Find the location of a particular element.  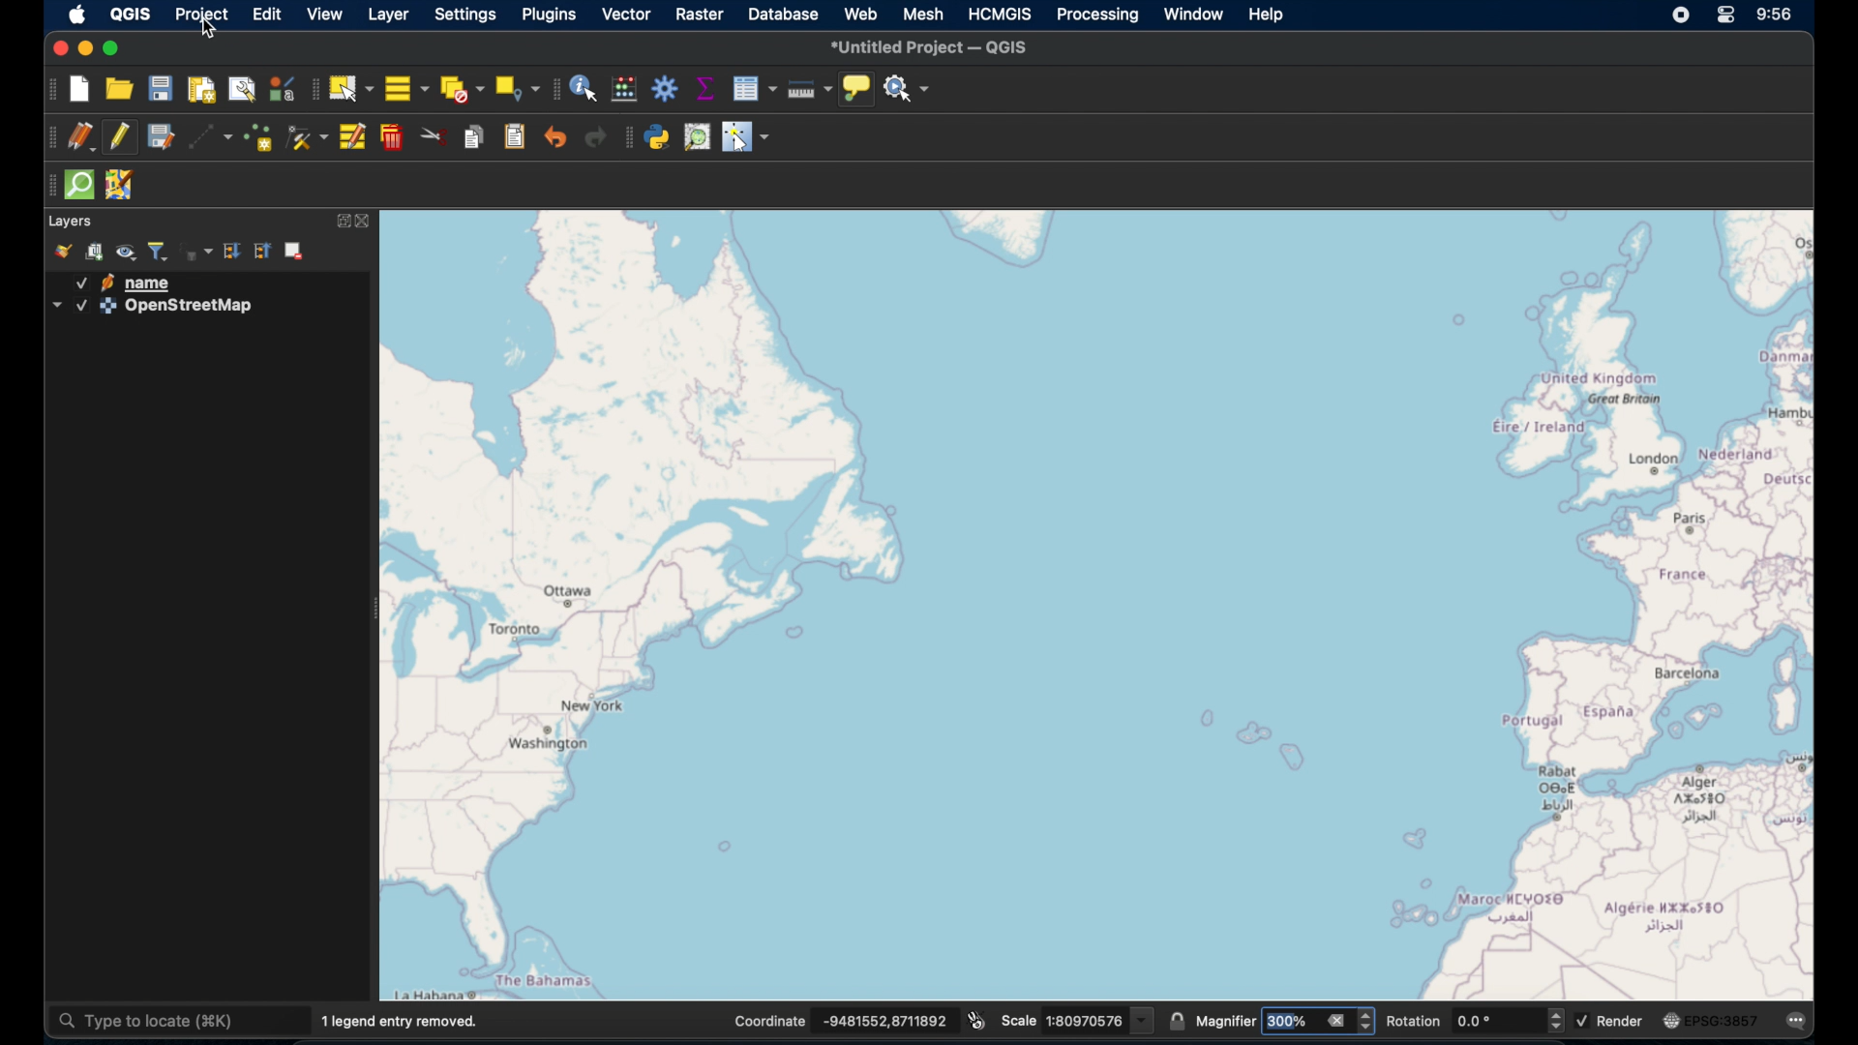

screen recorder icon is located at coordinates (1679, 16).